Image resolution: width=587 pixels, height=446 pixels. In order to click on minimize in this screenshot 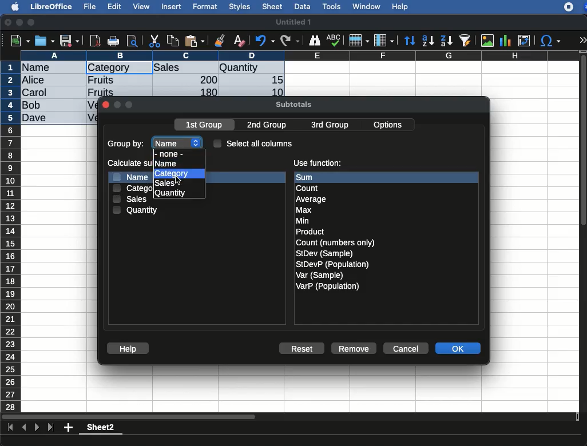, I will do `click(20, 22)`.